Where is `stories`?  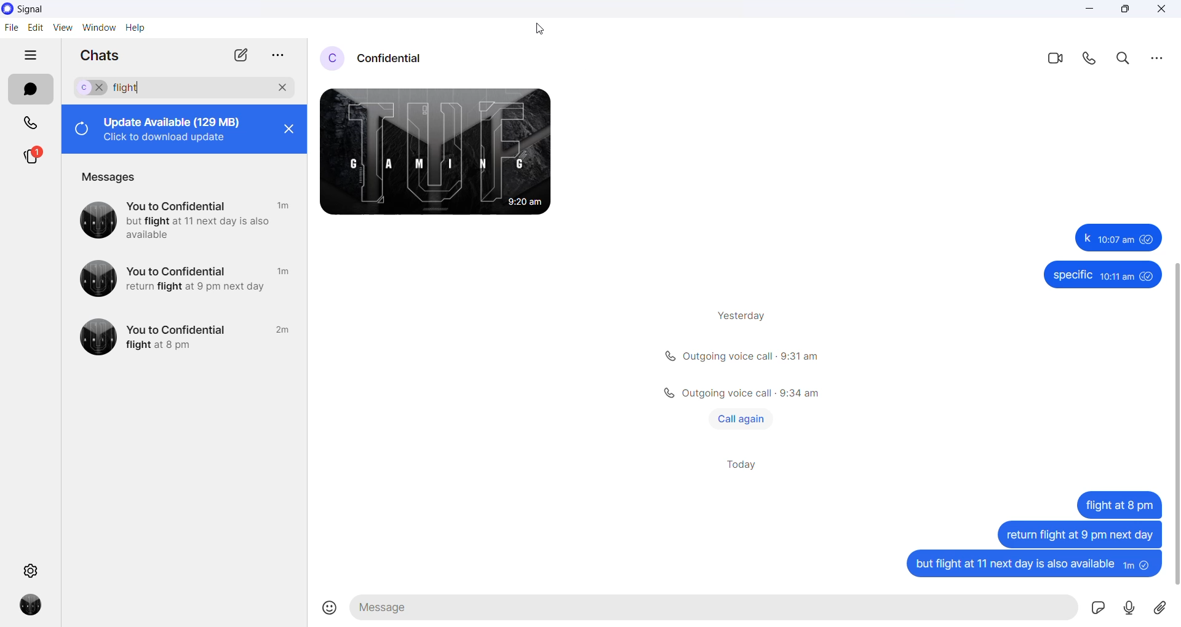
stories is located at coordinates (32, 160).